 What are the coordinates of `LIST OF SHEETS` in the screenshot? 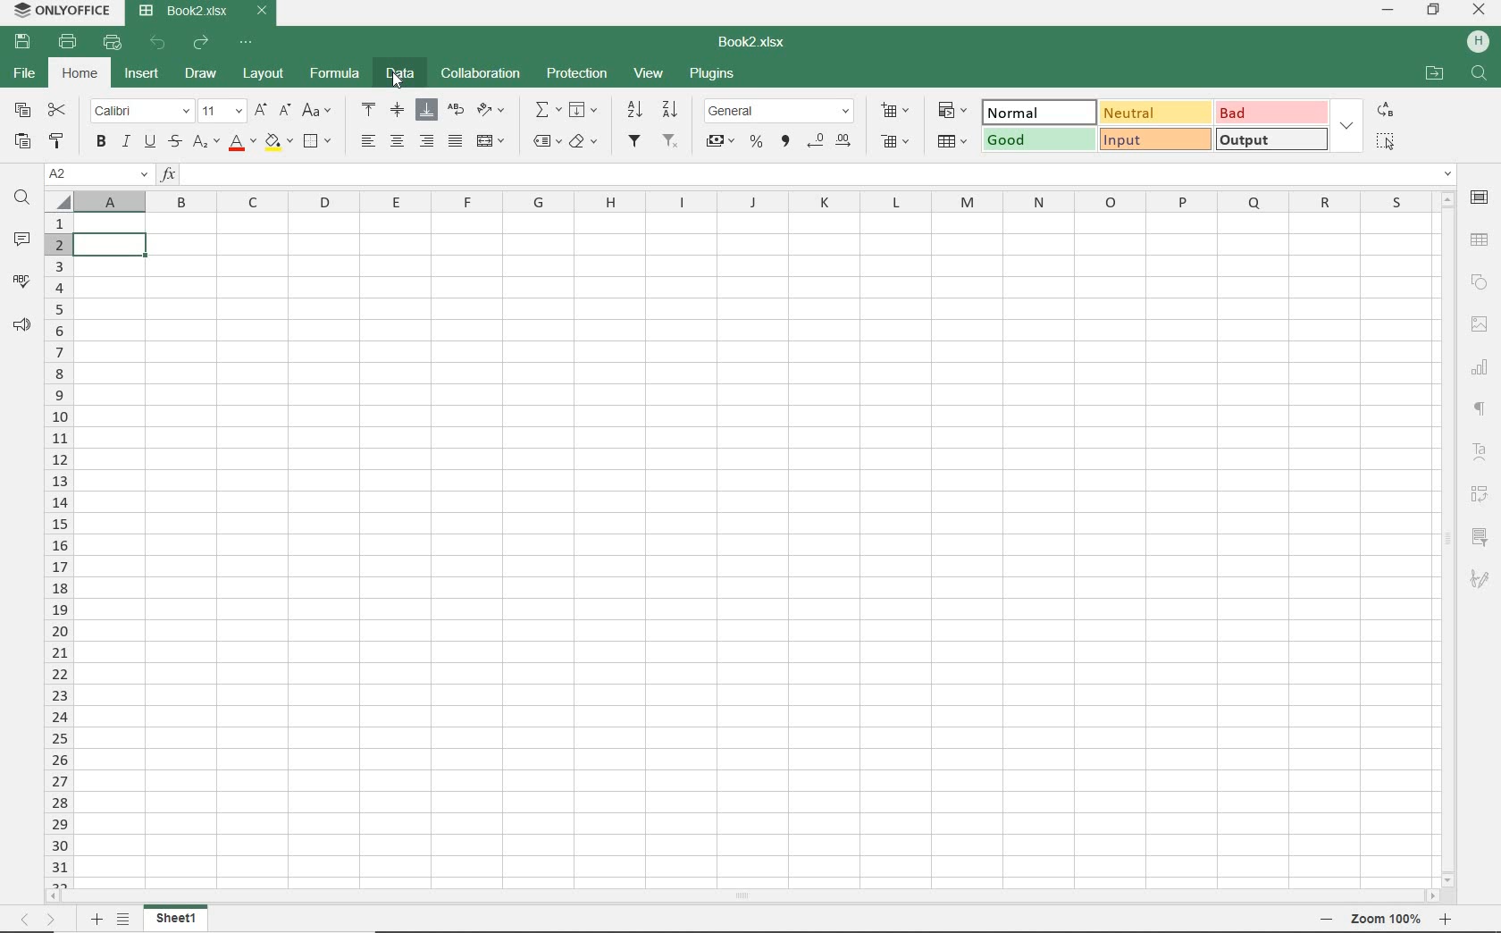 It's located at (127, 920).